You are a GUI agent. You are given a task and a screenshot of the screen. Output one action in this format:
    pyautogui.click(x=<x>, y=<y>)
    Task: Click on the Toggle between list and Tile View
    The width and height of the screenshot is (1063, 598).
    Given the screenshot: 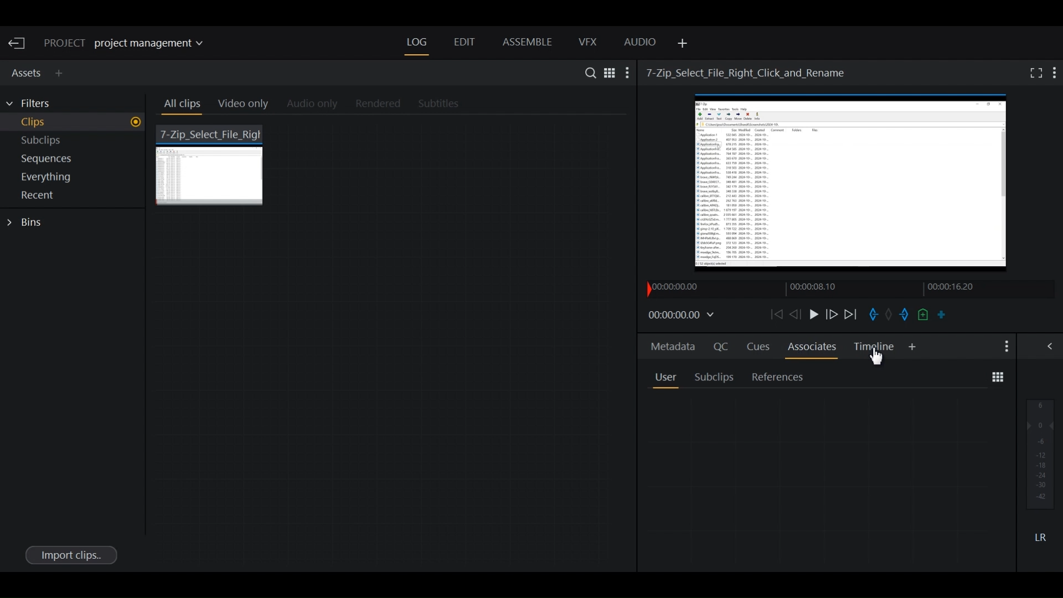 What is the action you would take?
    pyautogui.click(x=608, y=72)
    